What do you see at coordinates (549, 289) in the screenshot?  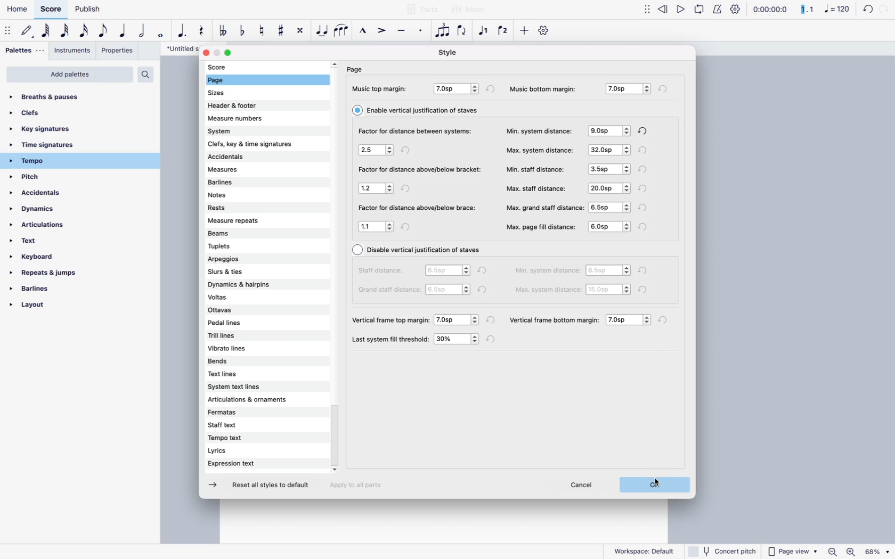 I see `max system distance` at bounding box center [549, 289].